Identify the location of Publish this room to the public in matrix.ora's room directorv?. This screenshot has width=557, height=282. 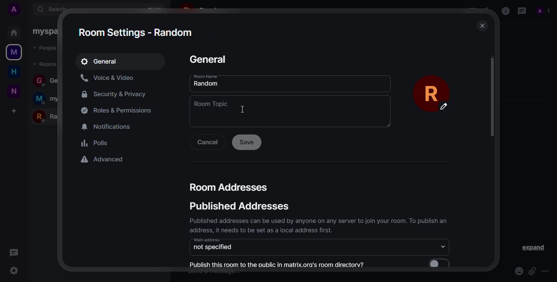
(276, 267).